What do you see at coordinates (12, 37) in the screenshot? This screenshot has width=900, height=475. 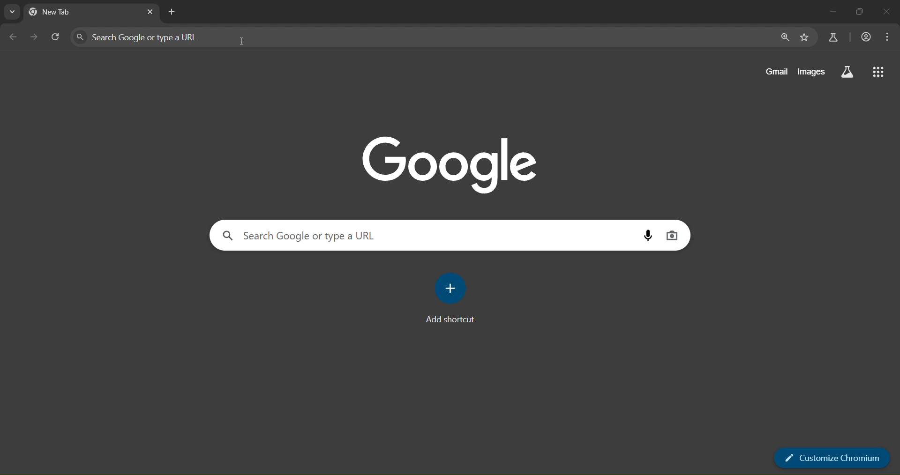 I see `go back one page` at bounding box center [12, 37].